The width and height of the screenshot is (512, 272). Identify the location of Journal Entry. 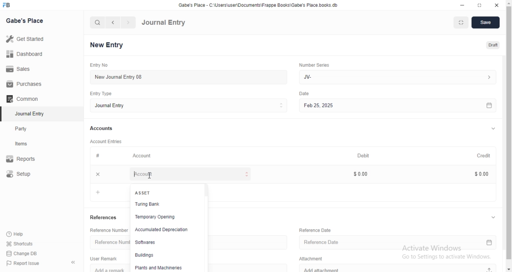
(190, 106).